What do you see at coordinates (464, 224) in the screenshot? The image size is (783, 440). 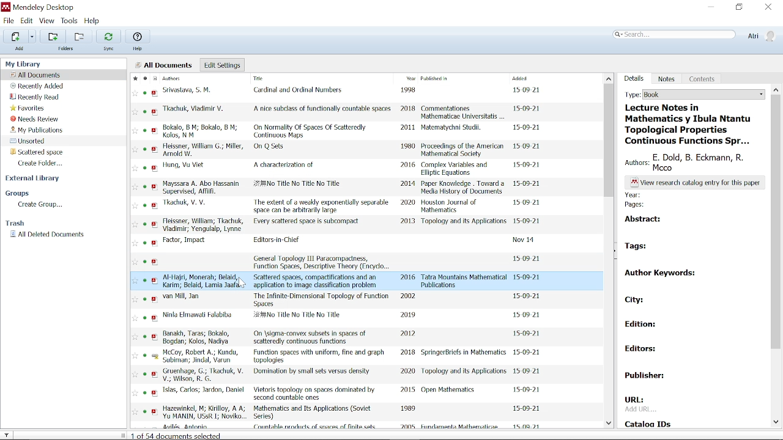 I see `Topology and its Applications` at bounding box center [464, 224].